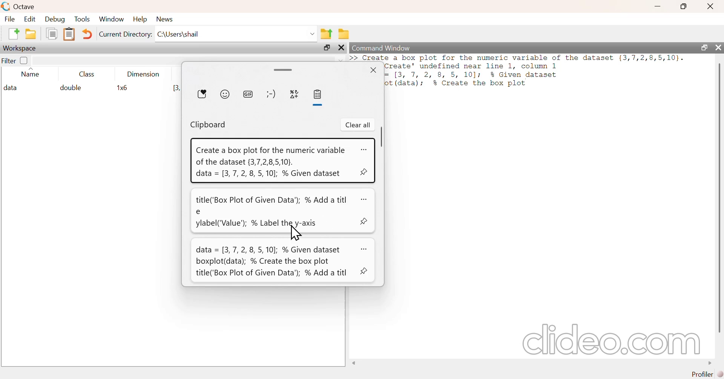 The width and height of the screenshot is (724, 379). I want to click on scrollbar, so click(382, 138).